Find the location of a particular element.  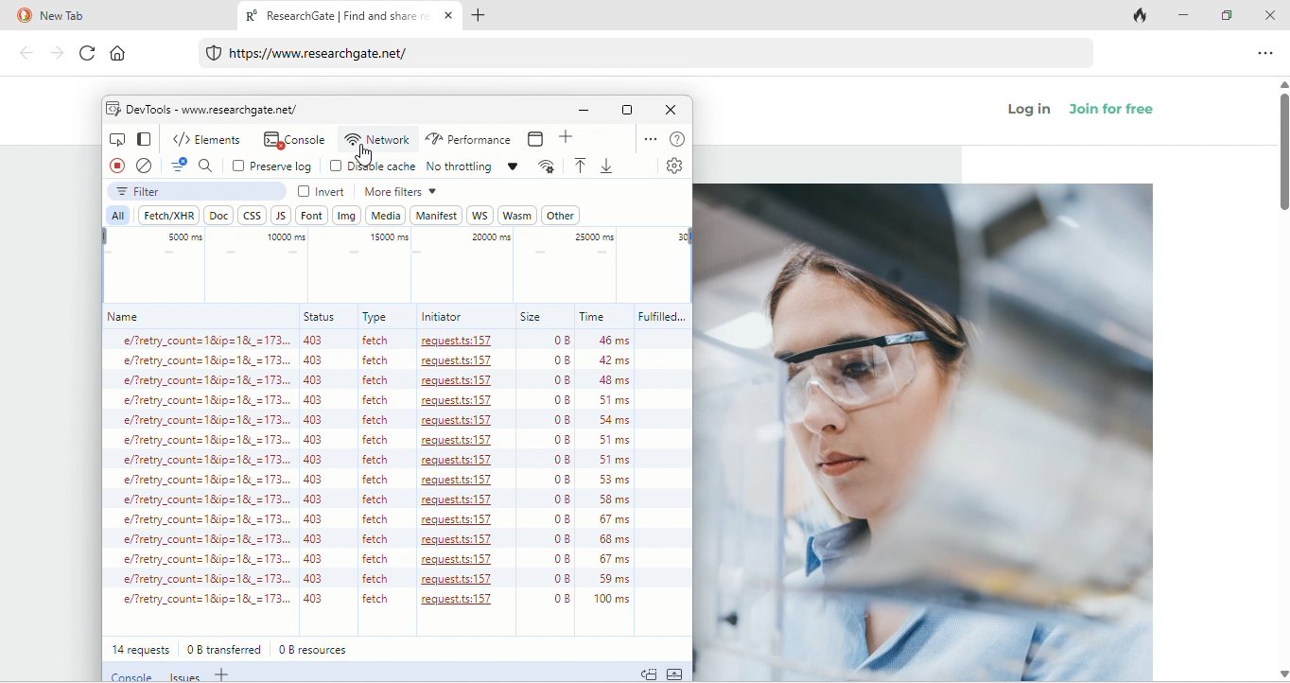

size is located at coordinates (532, 317).